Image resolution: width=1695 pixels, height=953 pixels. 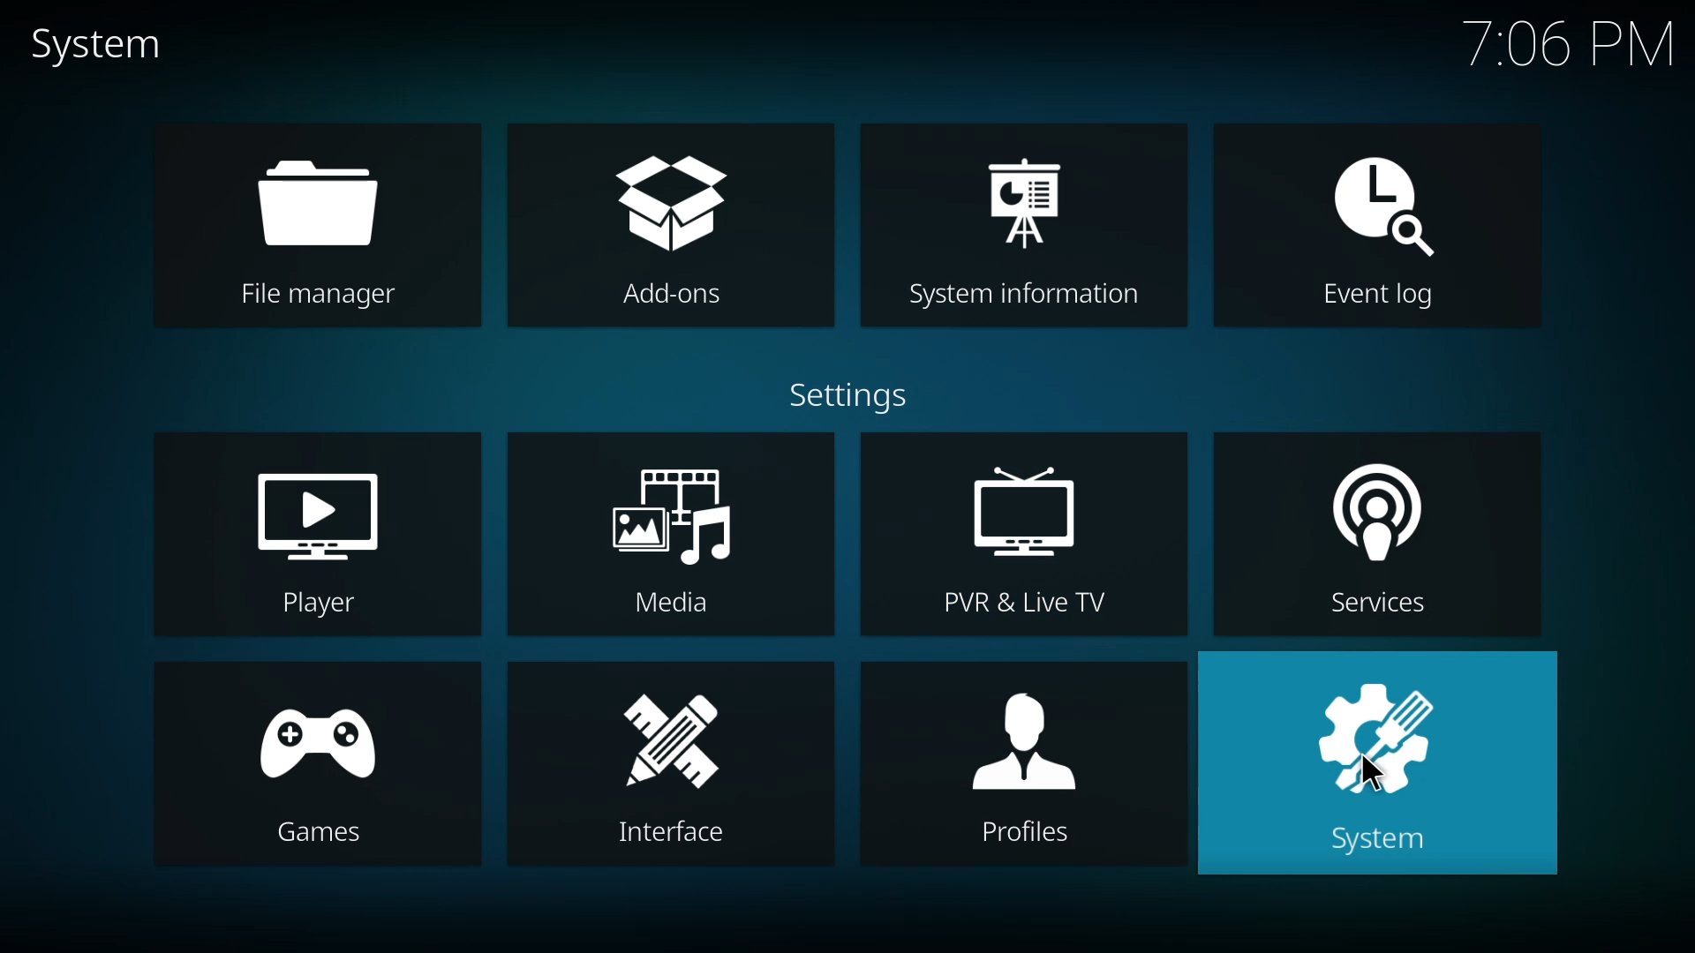 I want to click on settings, so click(x=848, y=396).